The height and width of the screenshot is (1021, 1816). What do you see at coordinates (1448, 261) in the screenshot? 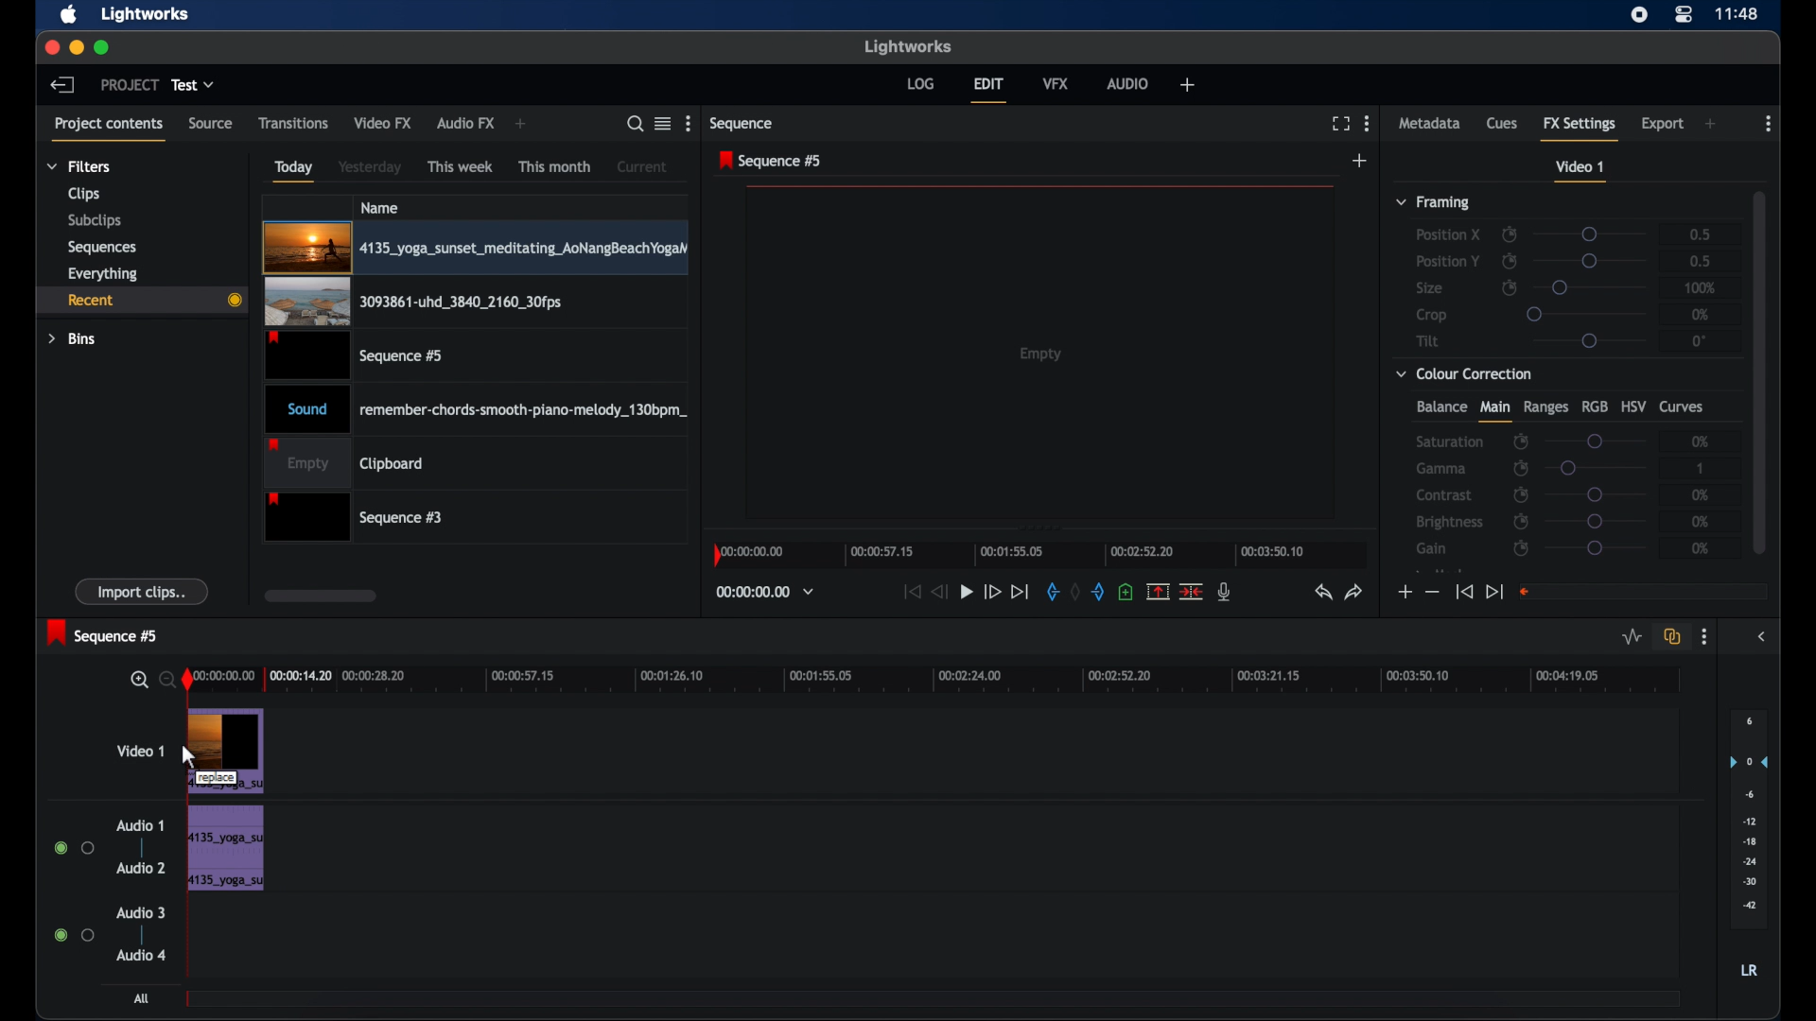
I see `position` at bounding box center [1448, 261].